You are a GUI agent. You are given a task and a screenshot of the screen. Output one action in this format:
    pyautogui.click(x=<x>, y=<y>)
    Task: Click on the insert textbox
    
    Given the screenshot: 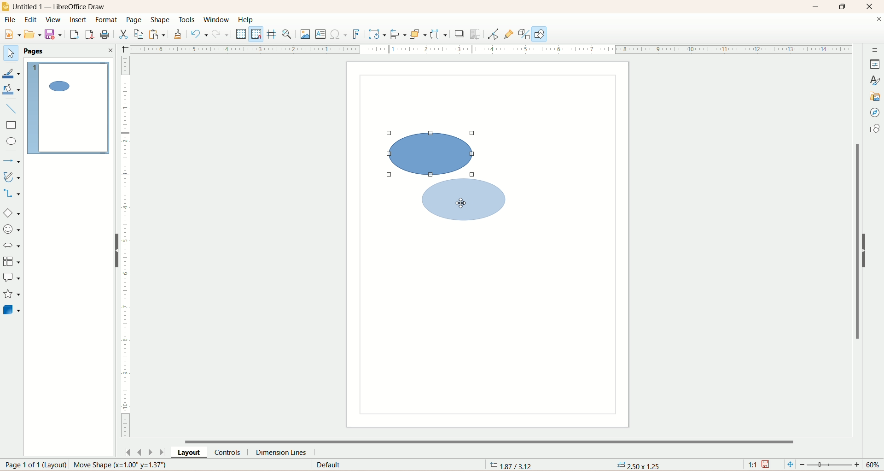 What is the action you would take?
    pyautogui.click(x=320, y=34)
    